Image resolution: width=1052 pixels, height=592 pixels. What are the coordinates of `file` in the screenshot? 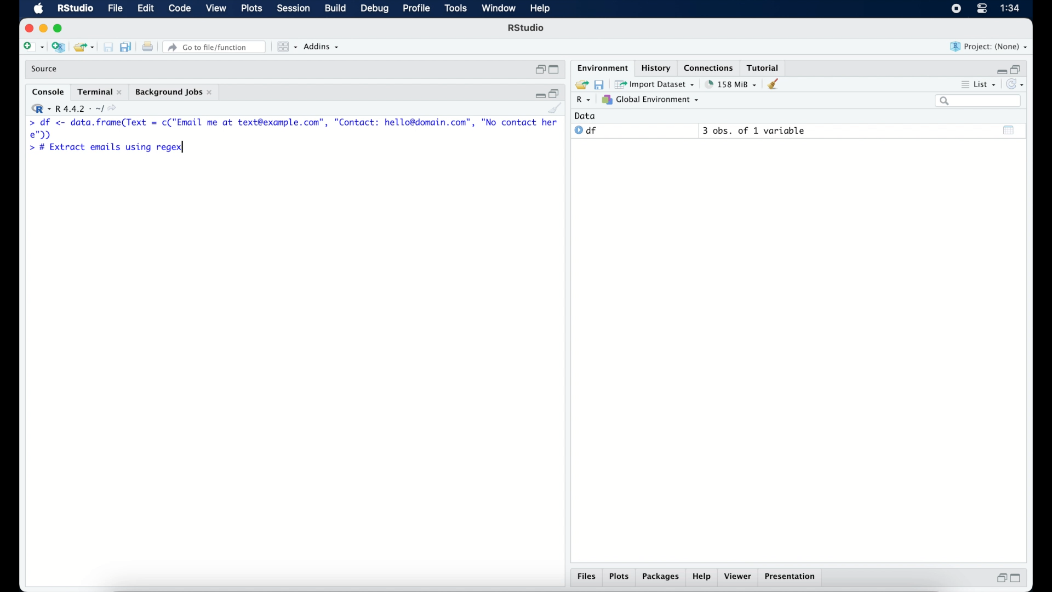 It's located at (116, 9).